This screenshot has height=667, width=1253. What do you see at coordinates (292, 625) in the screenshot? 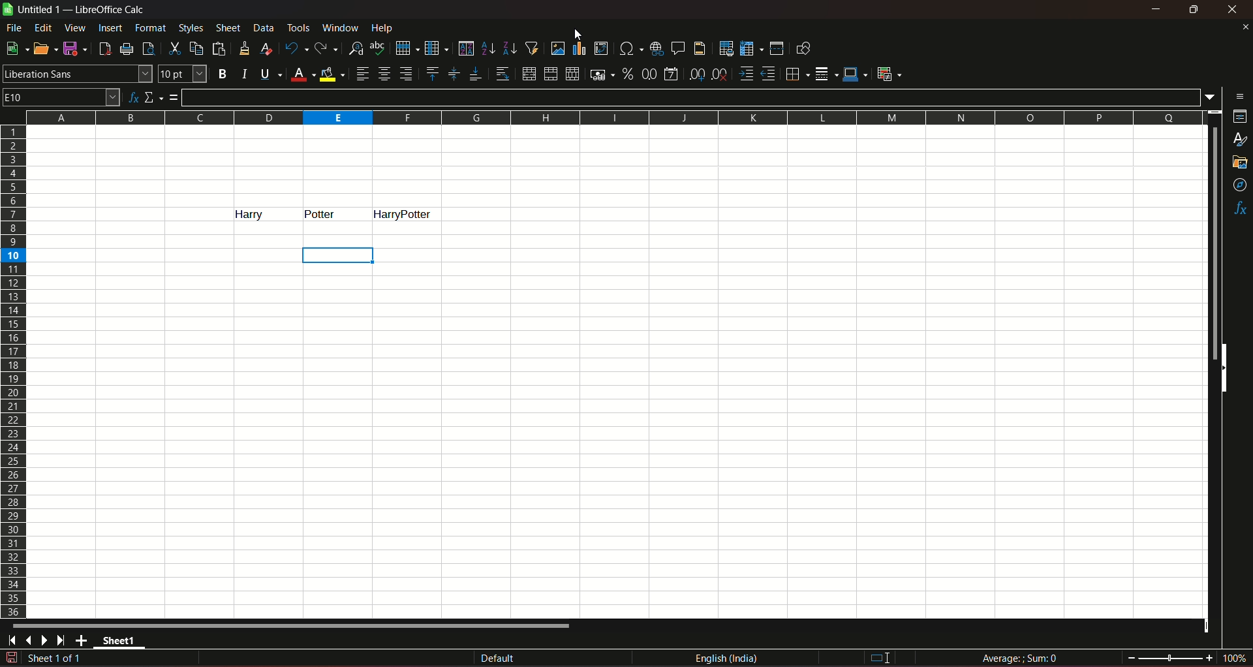
I see `horizontal scrollbar` at bounding box center [292, 625].